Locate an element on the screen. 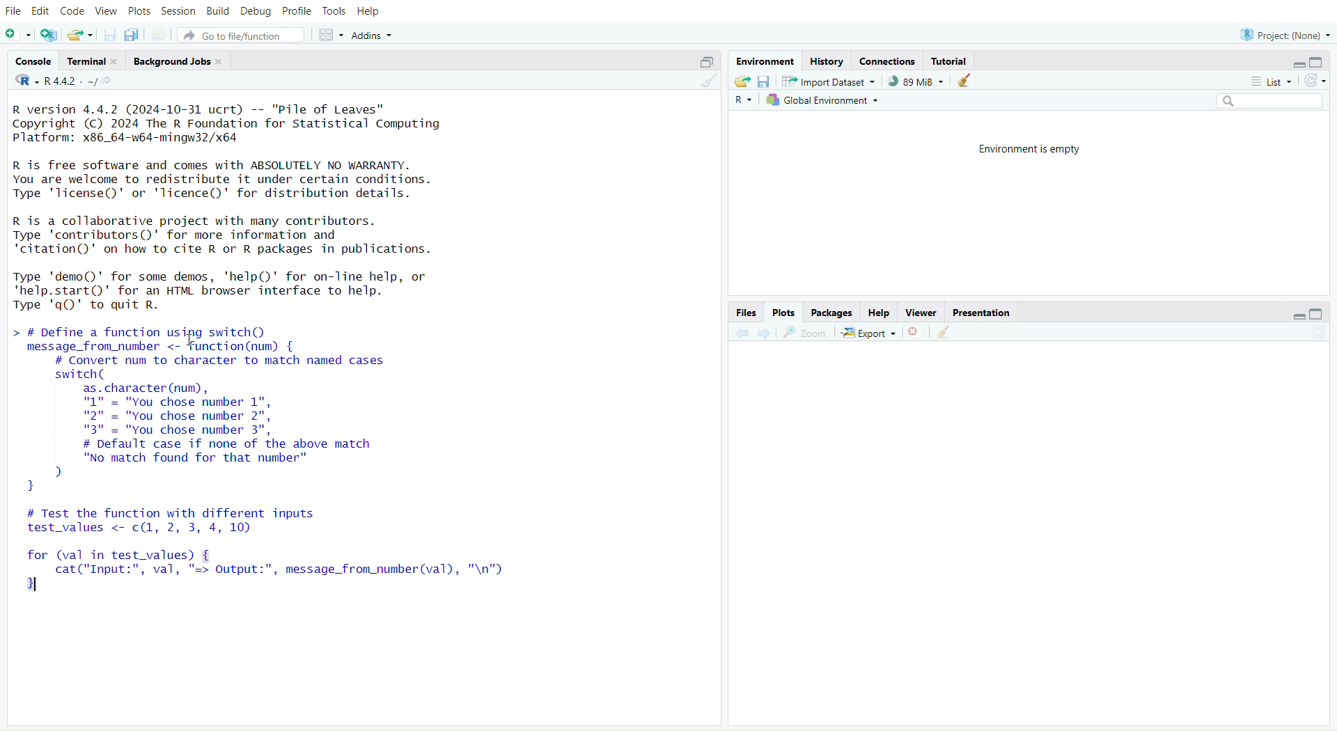  List is located at coordinates (1270, 81).